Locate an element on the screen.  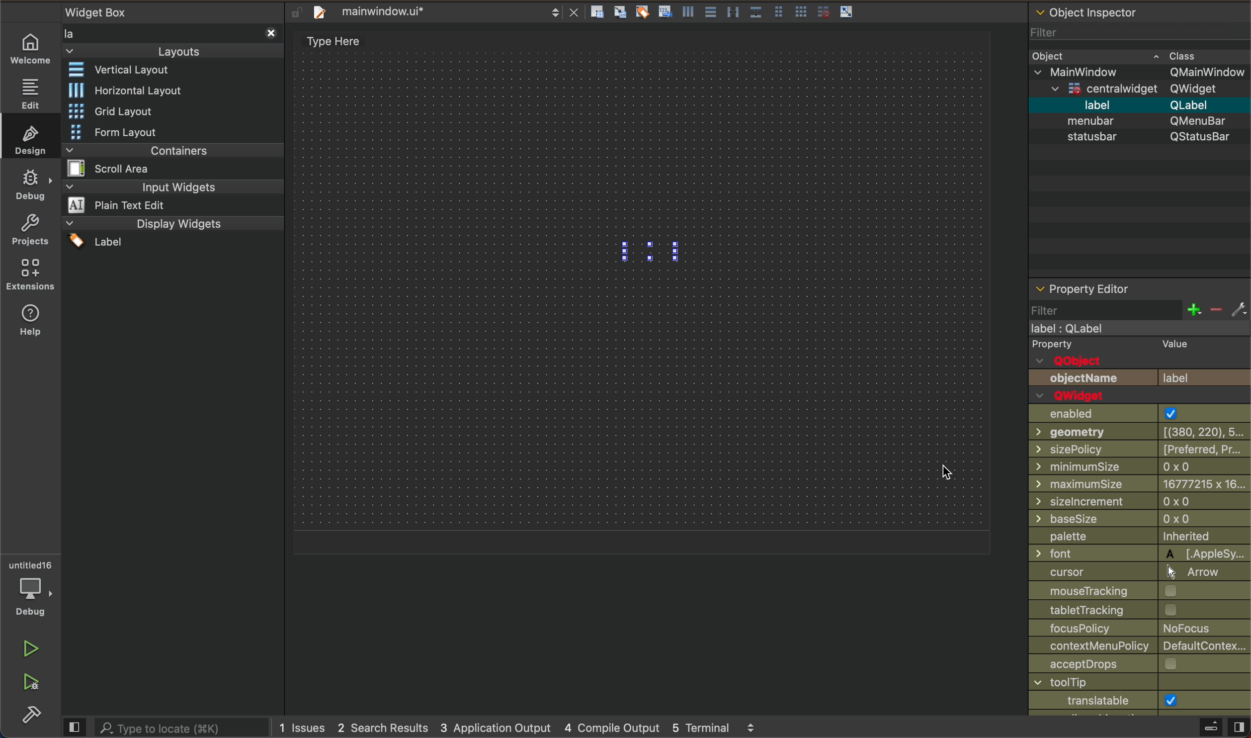
display widgets is located at coordinates (173, 234).